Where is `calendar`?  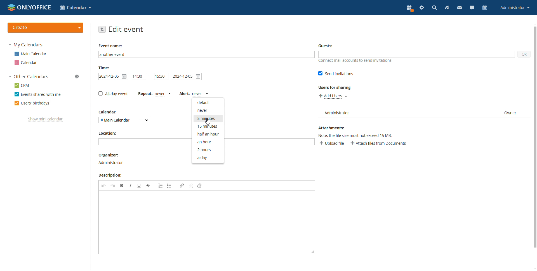 calendar is located at coordinates (485, 8).